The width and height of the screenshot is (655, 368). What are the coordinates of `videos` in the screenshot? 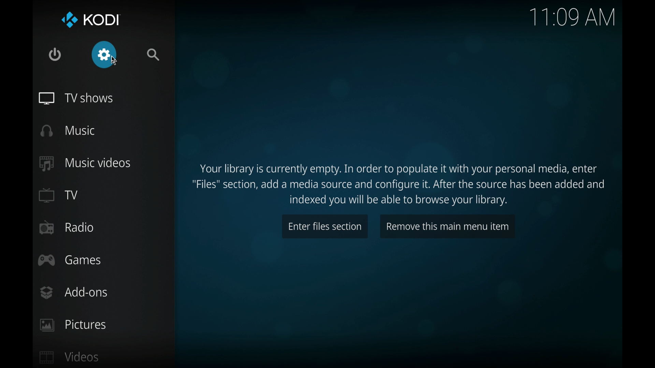 It's located at (69, 357).